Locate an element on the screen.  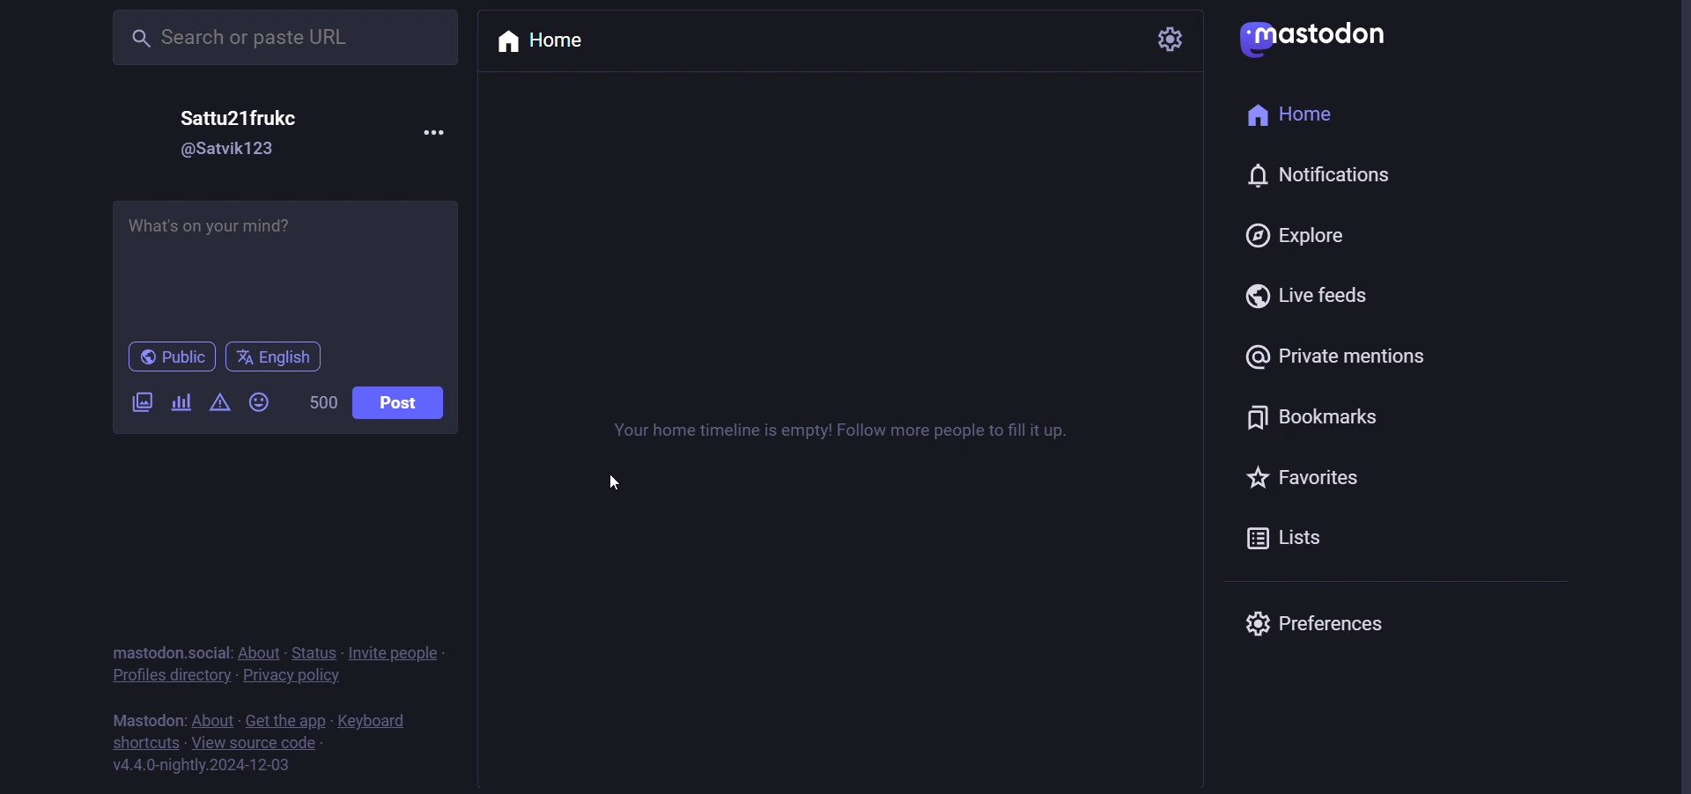
write here is located at coordinates (285, 261).